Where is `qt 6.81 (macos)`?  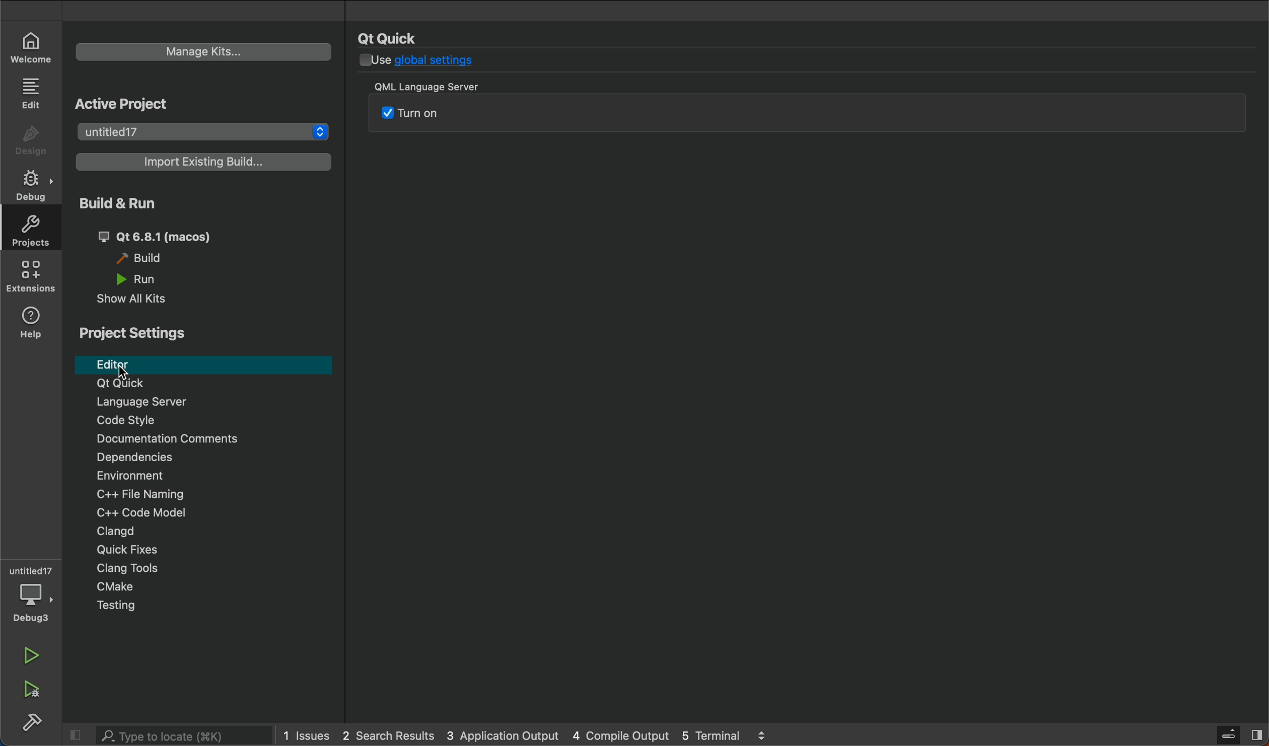 qt 6.81 (macos) is located at coordinates (204, 236).